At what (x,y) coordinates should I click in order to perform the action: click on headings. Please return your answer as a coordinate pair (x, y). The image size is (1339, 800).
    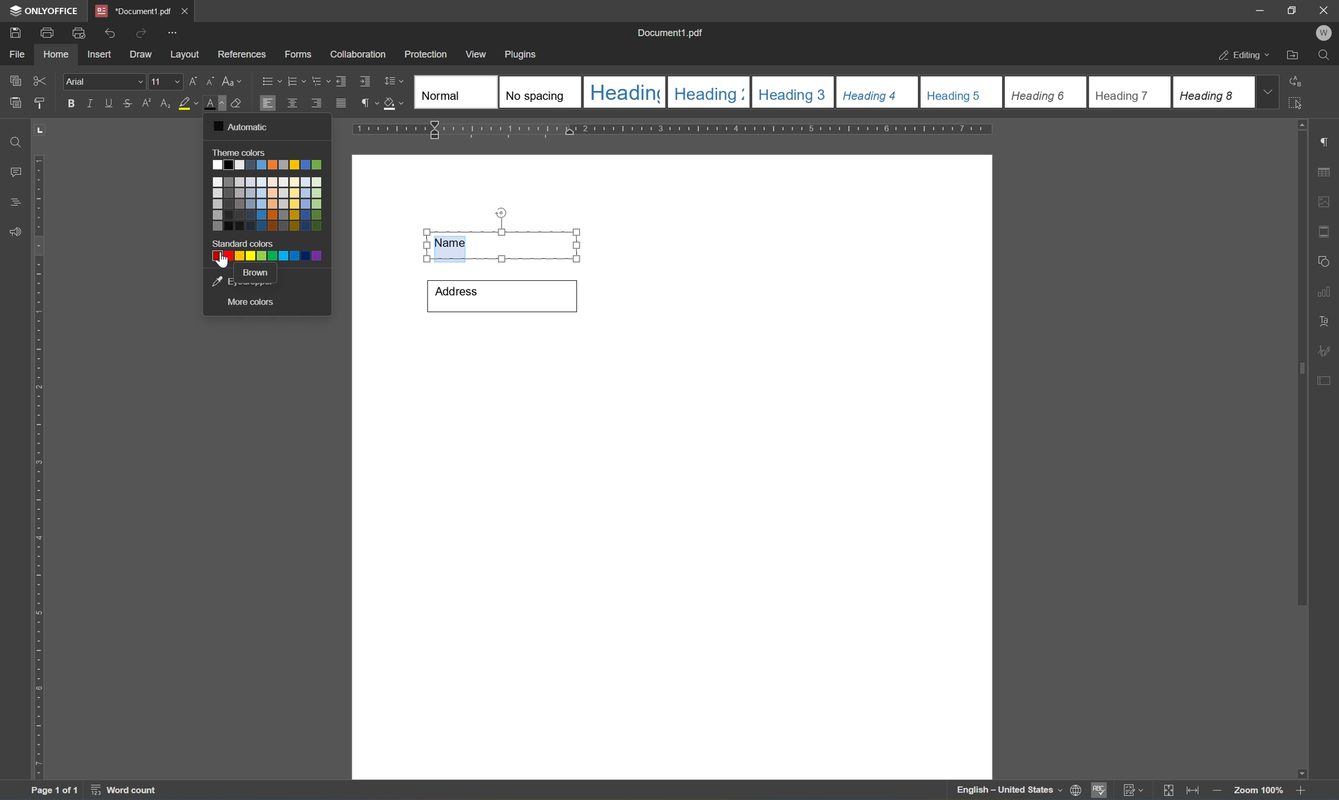
    Looking at the image, I should click on (17, 199).